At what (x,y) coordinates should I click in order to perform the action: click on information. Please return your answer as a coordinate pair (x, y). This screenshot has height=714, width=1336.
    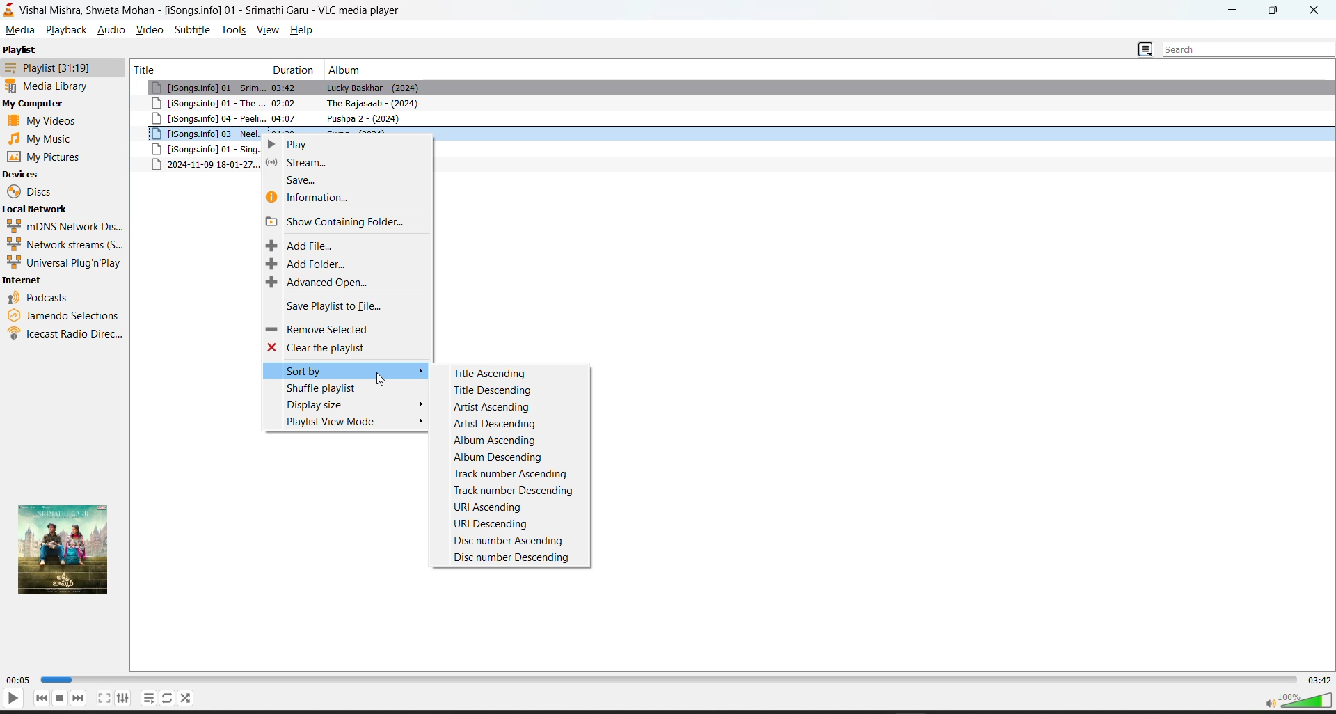
    Looking at the image, I should click on (347, 198).